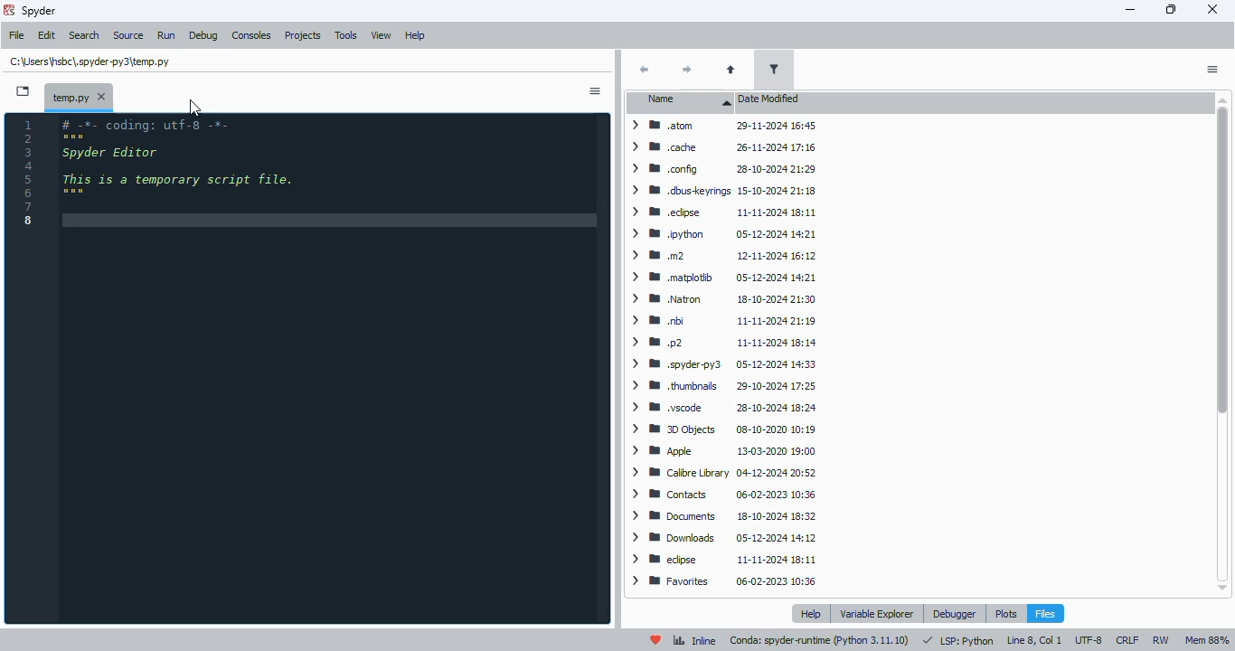  Describe the element at coordinates (719, 472) in the screenshot. I see `> BB Calibre Library 04-12-2024 20:52` at that location.